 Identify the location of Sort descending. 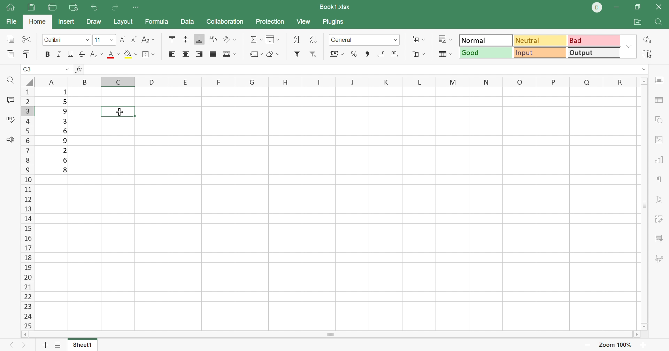
(296, 40).